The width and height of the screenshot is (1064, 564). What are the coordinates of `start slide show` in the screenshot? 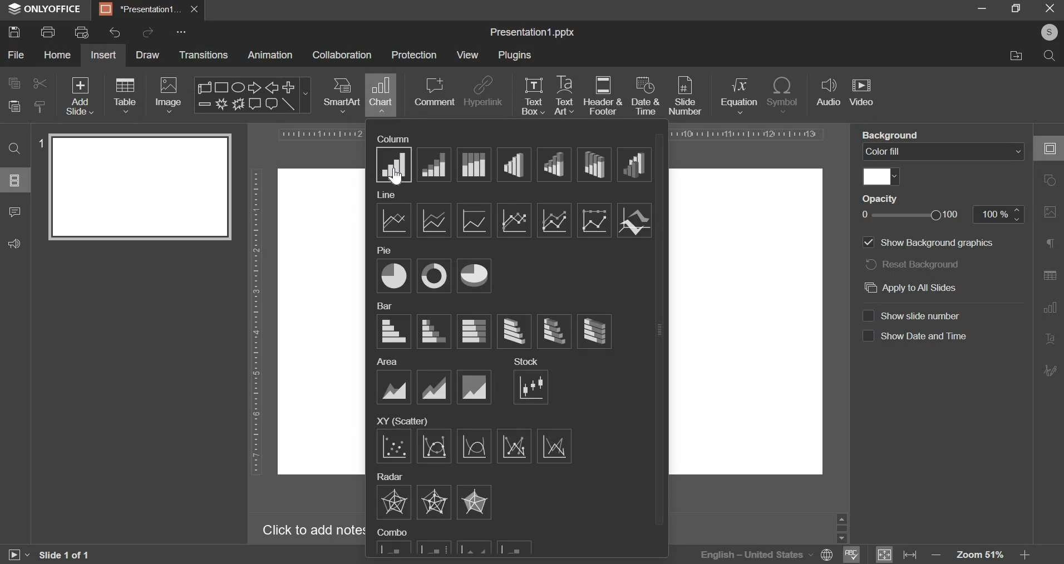 It's located at (17, 555).